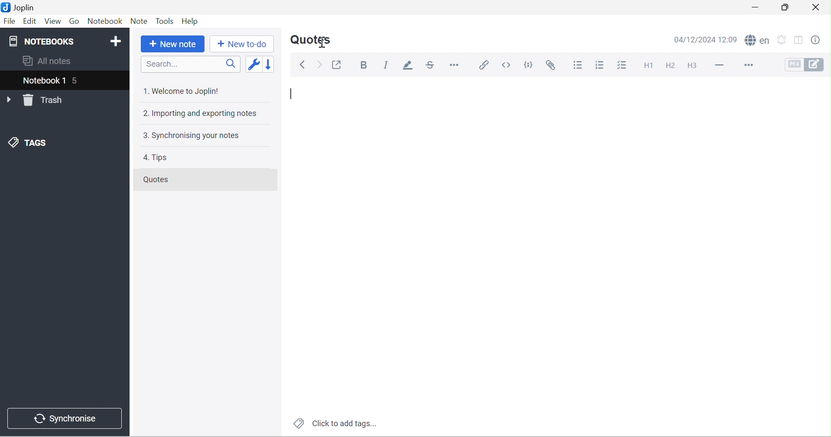 The width and height of the screenshot is (831, 437). Describe the element at coordinates (555, 65) in the screenshot. I see `Attach file` at that location.